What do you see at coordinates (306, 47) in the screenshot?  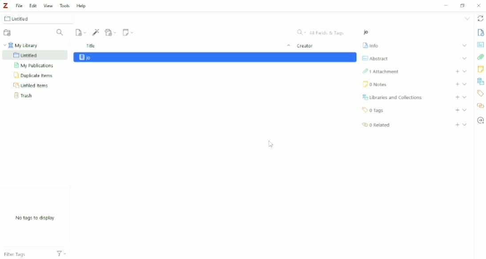 I see `Creator` at bounding box center [306, 47].